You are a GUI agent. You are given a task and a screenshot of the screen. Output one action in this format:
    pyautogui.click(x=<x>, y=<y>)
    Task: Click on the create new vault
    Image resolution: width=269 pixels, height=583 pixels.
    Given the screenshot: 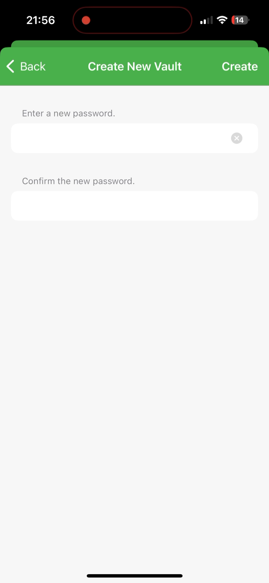 What is the action you would take?
    pyautogui.click(x=136, y=64)
    